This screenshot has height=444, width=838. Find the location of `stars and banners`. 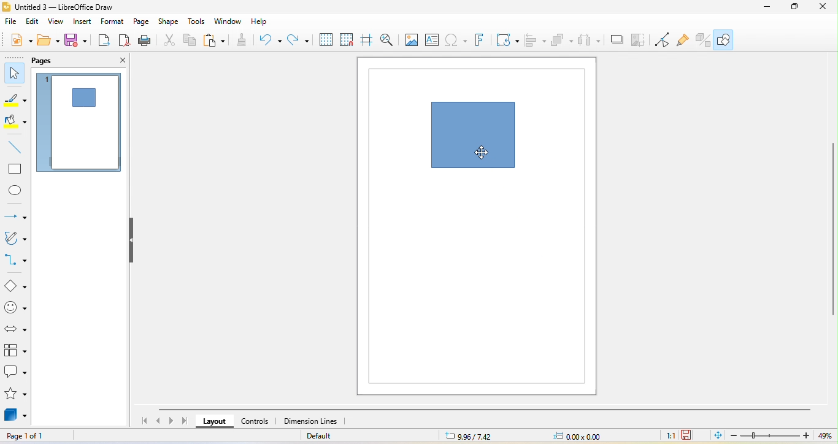

stars and banners is located at coordinates (15, 395).